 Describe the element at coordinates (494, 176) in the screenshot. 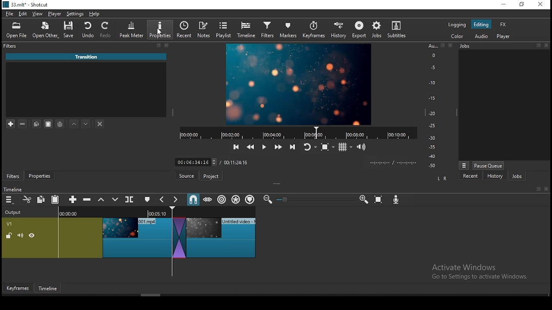

I see `history` at that location.